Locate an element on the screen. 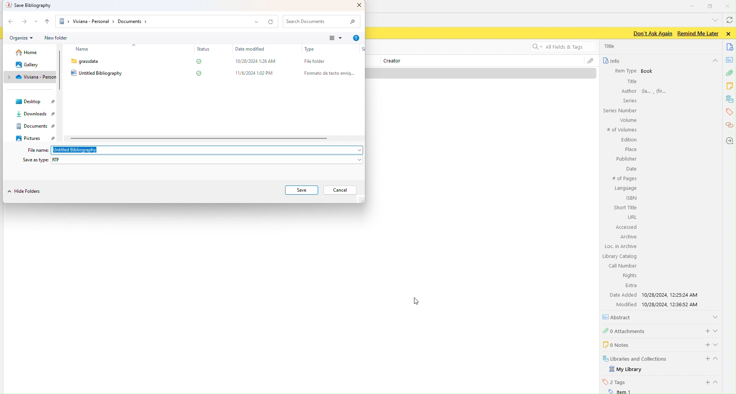 This screenshot has height=394, width=736. Publisher is located at coordinates (625, 159).